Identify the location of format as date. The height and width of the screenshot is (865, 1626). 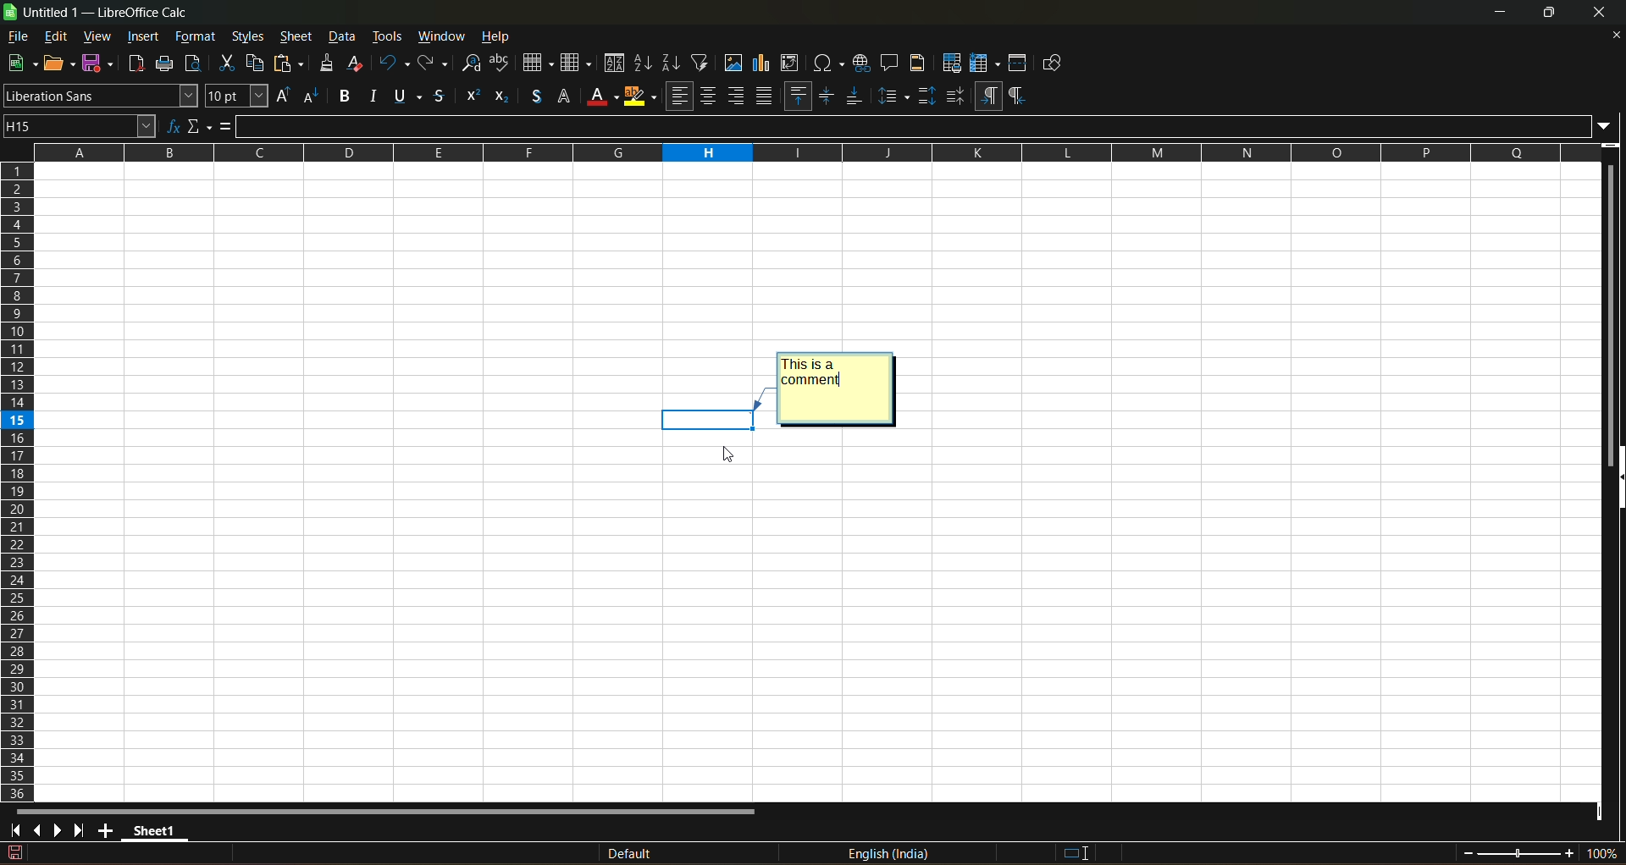
(871, 96).